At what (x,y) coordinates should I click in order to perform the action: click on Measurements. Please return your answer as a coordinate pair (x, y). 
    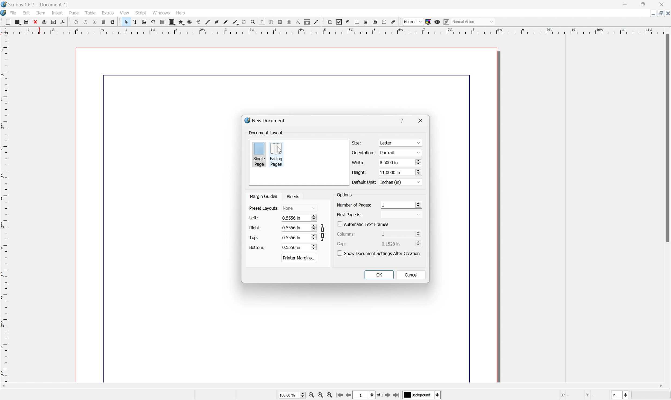
    Looking at the image, I should click on (299, 22).